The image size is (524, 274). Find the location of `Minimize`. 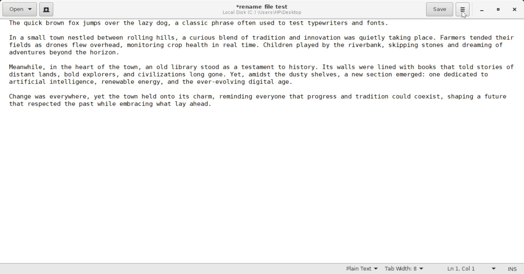

Minimize is located at coordinates (499, 10).